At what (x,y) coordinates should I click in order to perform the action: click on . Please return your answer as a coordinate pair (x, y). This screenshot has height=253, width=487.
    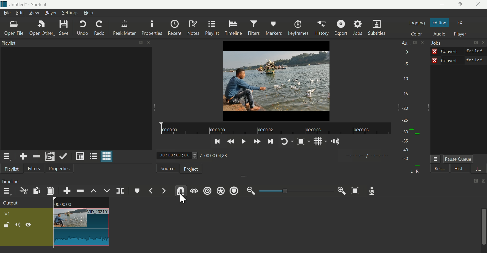
    Looking at the image, I should click on (90, 13).